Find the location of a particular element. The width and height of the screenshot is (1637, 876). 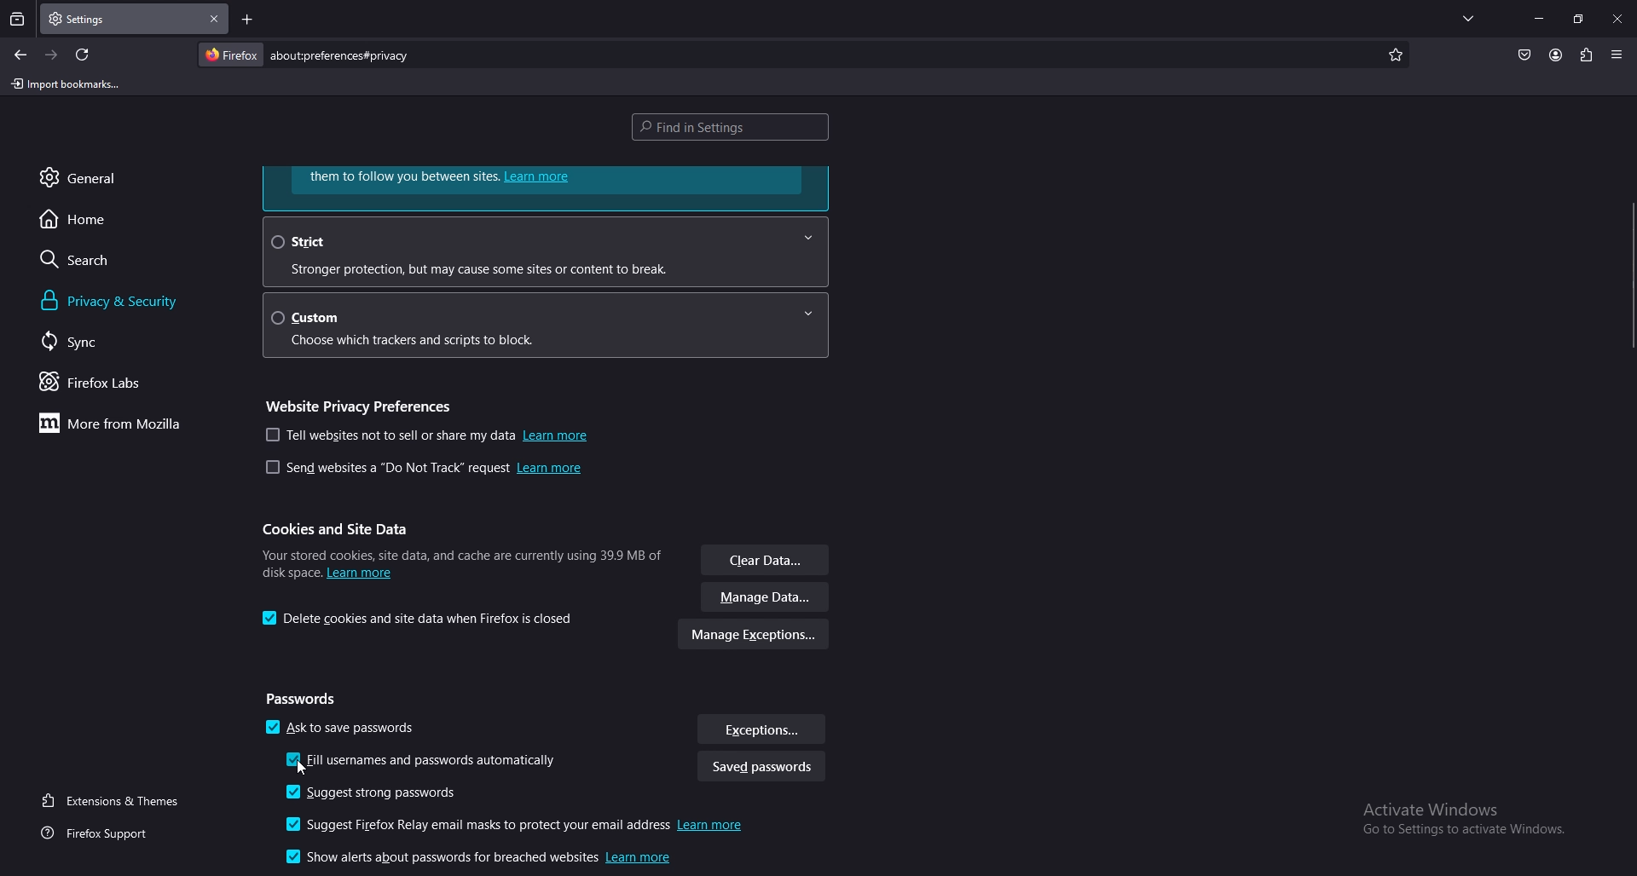

firefox labs is located at coordinates (108, 383).